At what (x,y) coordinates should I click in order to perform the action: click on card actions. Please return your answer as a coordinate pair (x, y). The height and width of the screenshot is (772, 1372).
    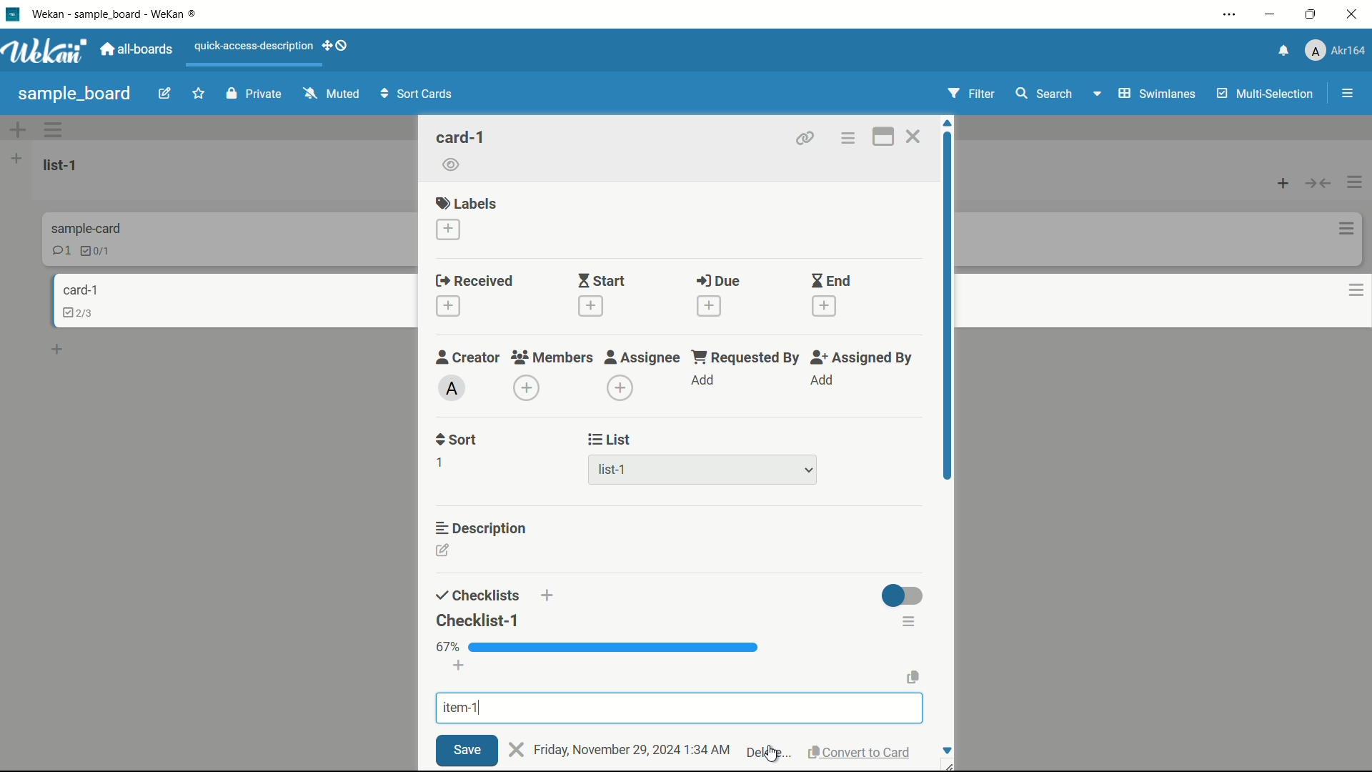
    Looking at the image, I should click on (848, 139).